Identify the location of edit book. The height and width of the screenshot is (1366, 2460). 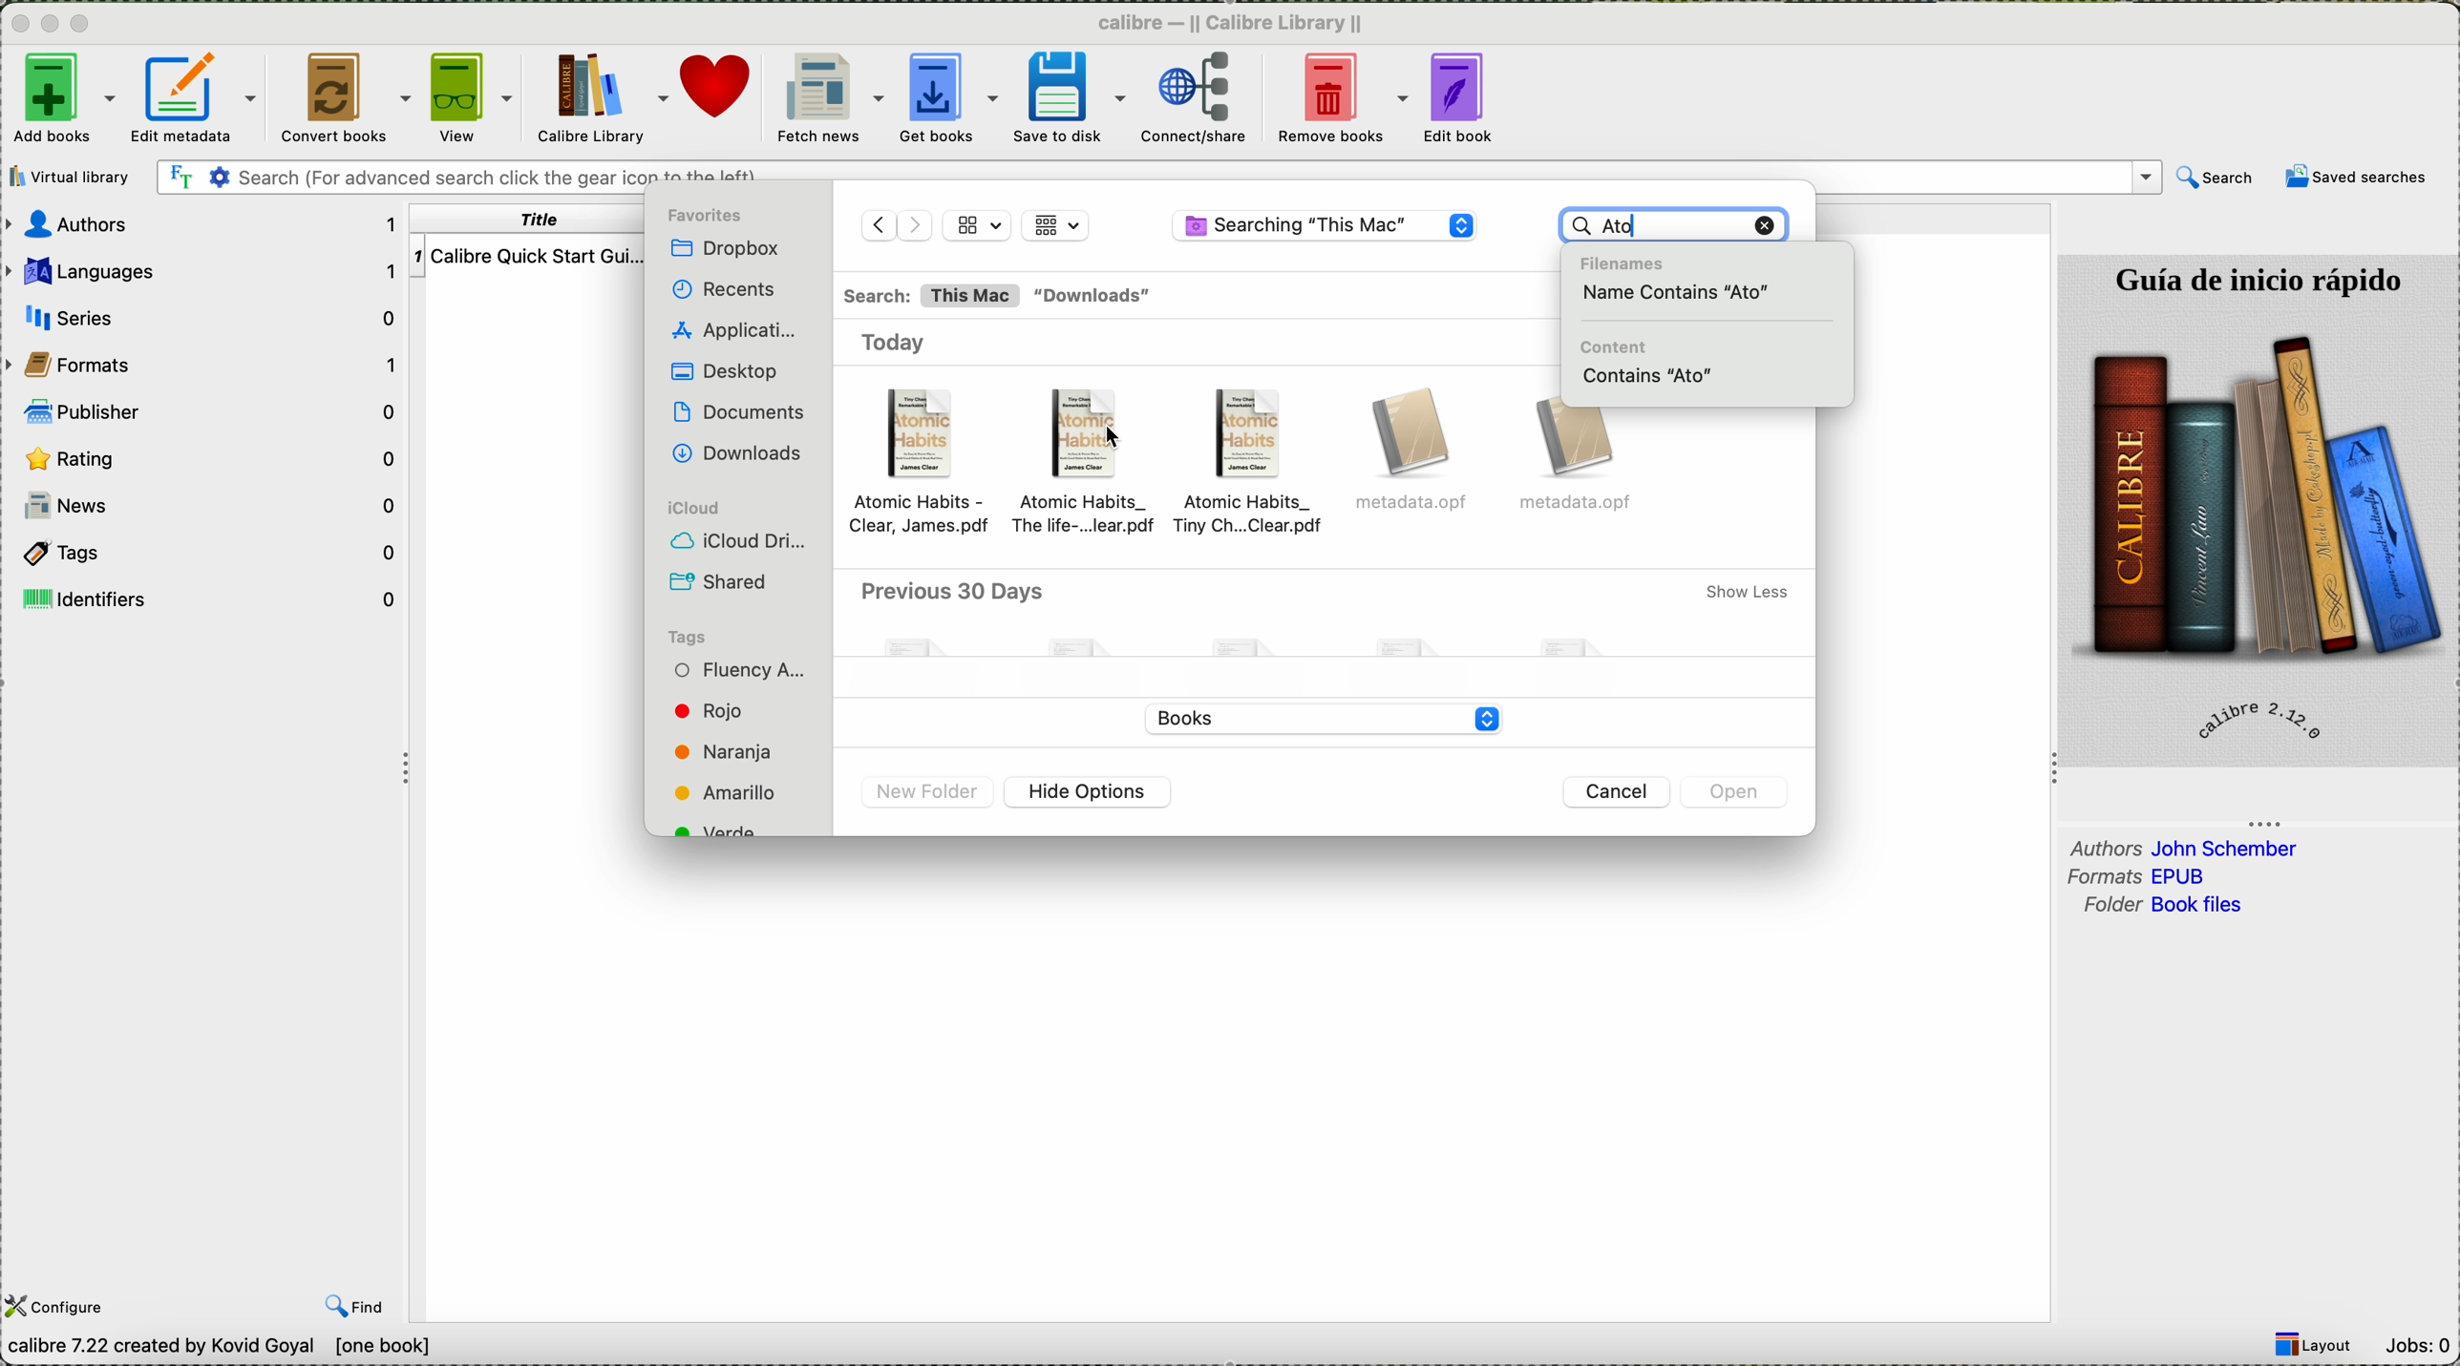
(1457, 96).